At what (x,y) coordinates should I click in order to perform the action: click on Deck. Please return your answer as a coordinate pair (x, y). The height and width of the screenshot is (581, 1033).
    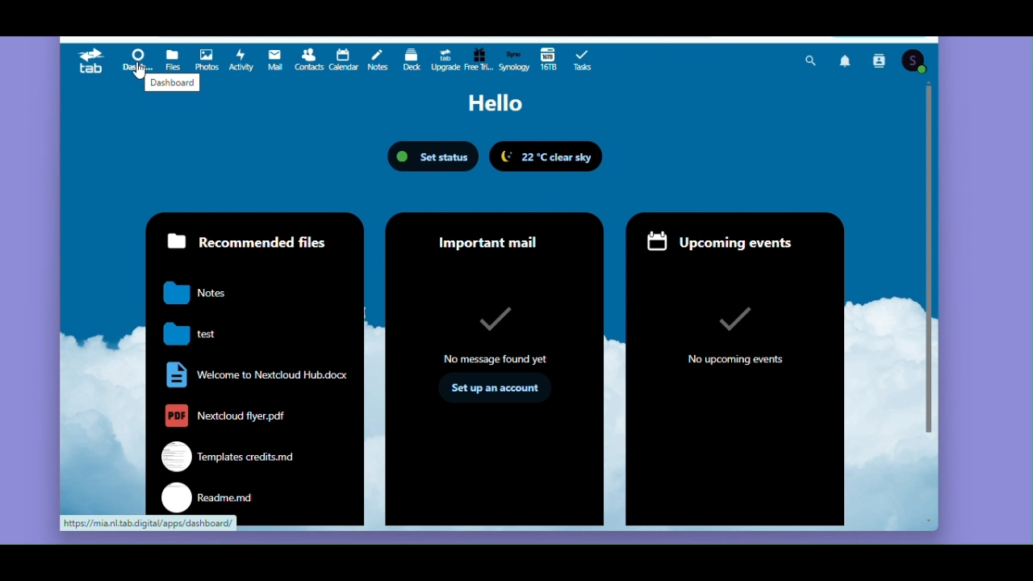
    Looking at the image, I should click on (411, 61).